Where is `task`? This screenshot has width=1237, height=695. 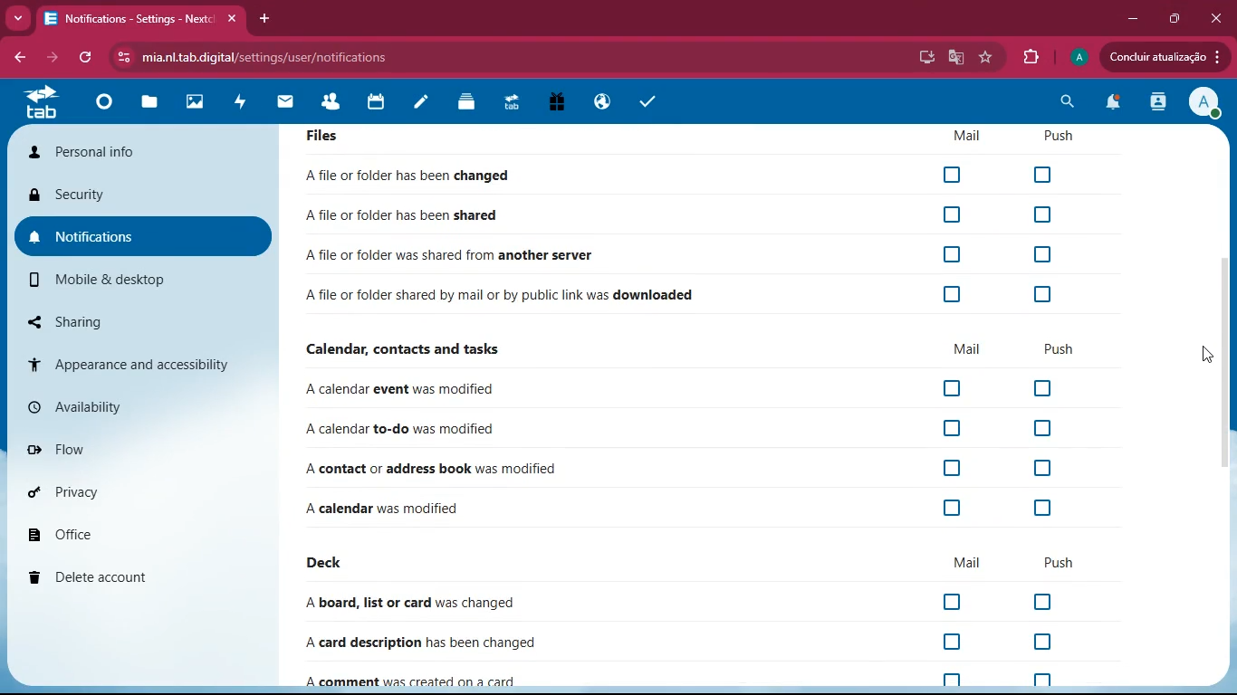 task is located at coordinates (648, 102).